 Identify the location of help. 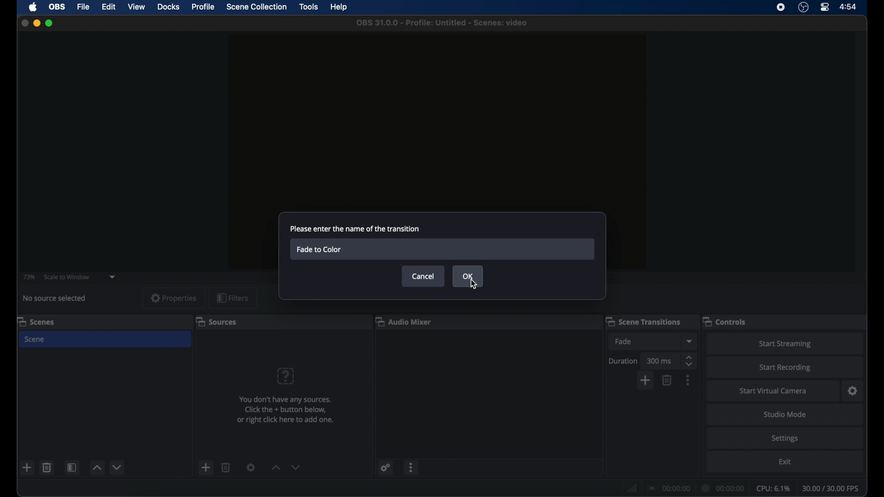
(339, 7).